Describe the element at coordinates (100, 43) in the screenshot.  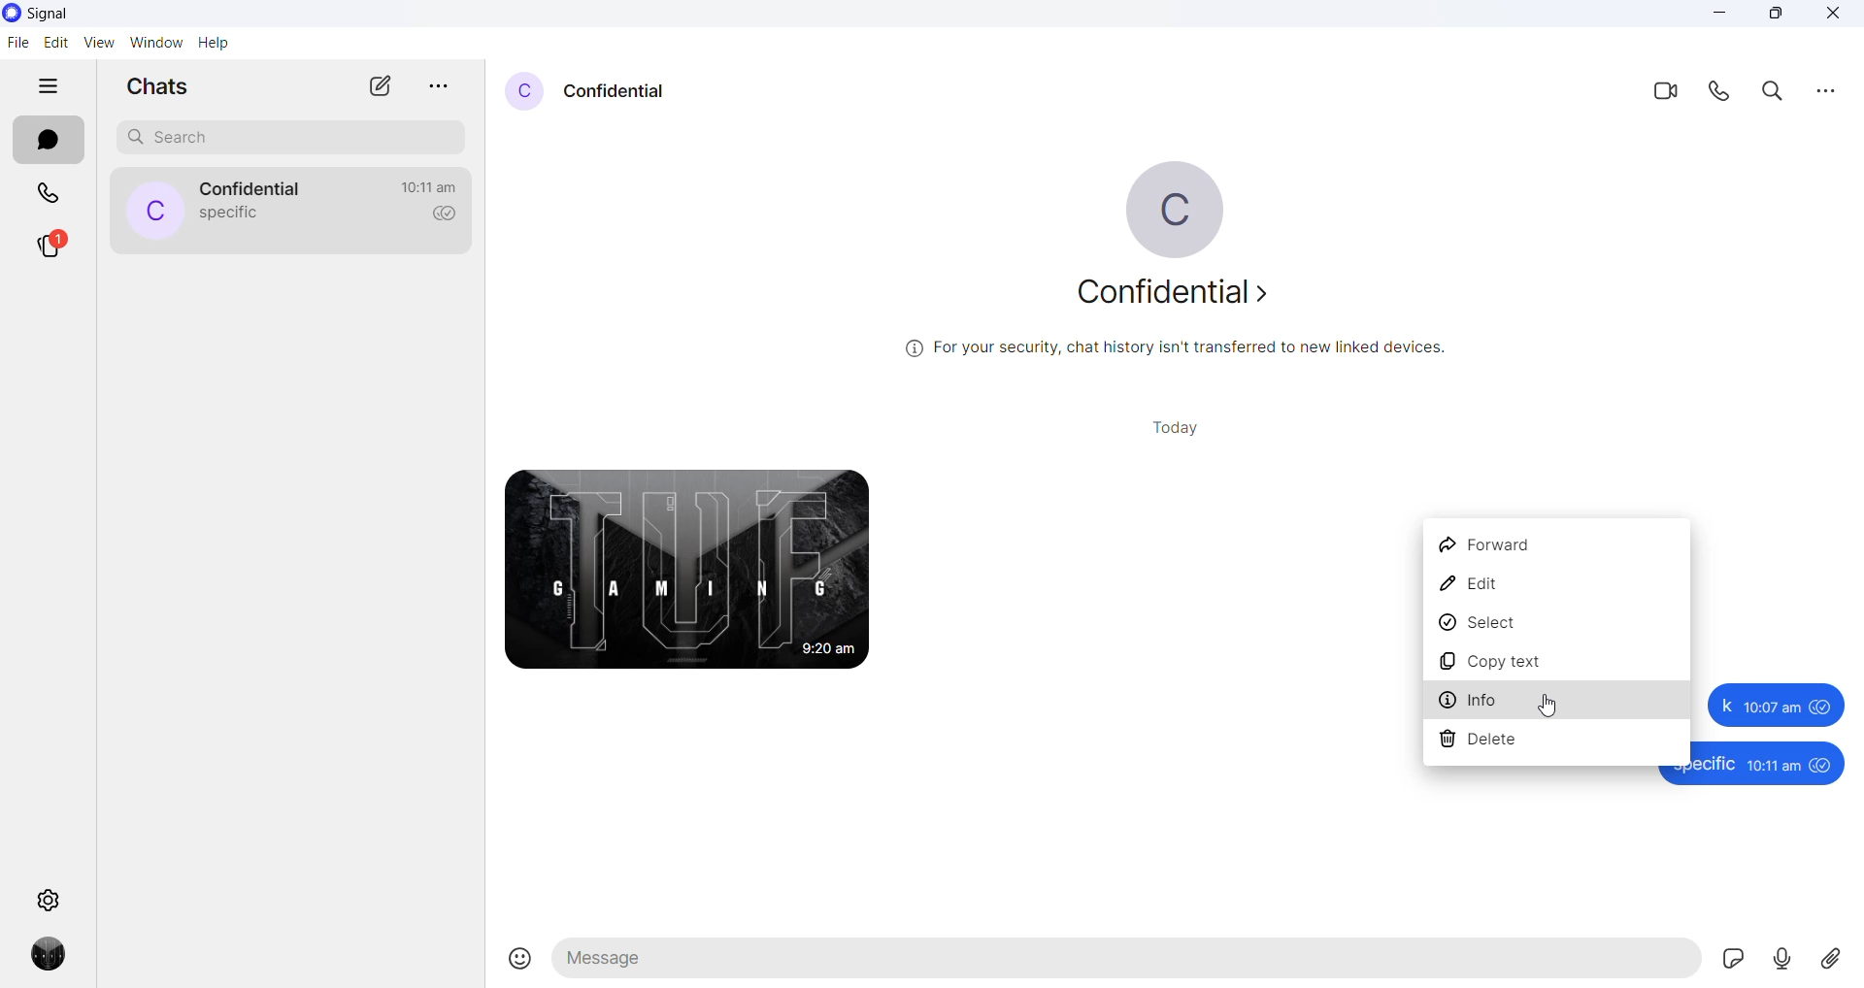
I see `view` at that location.